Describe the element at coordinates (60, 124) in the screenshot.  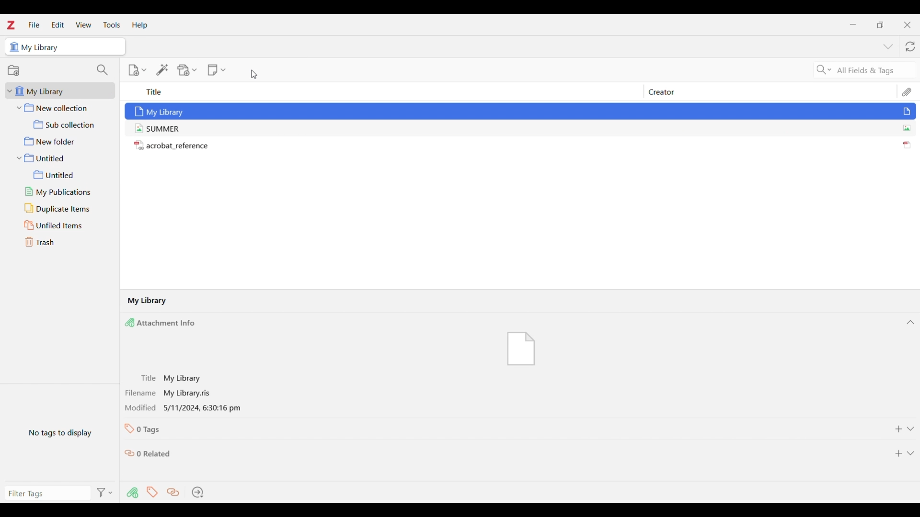
I see `Sub collection folder under New collection folder` at that location.